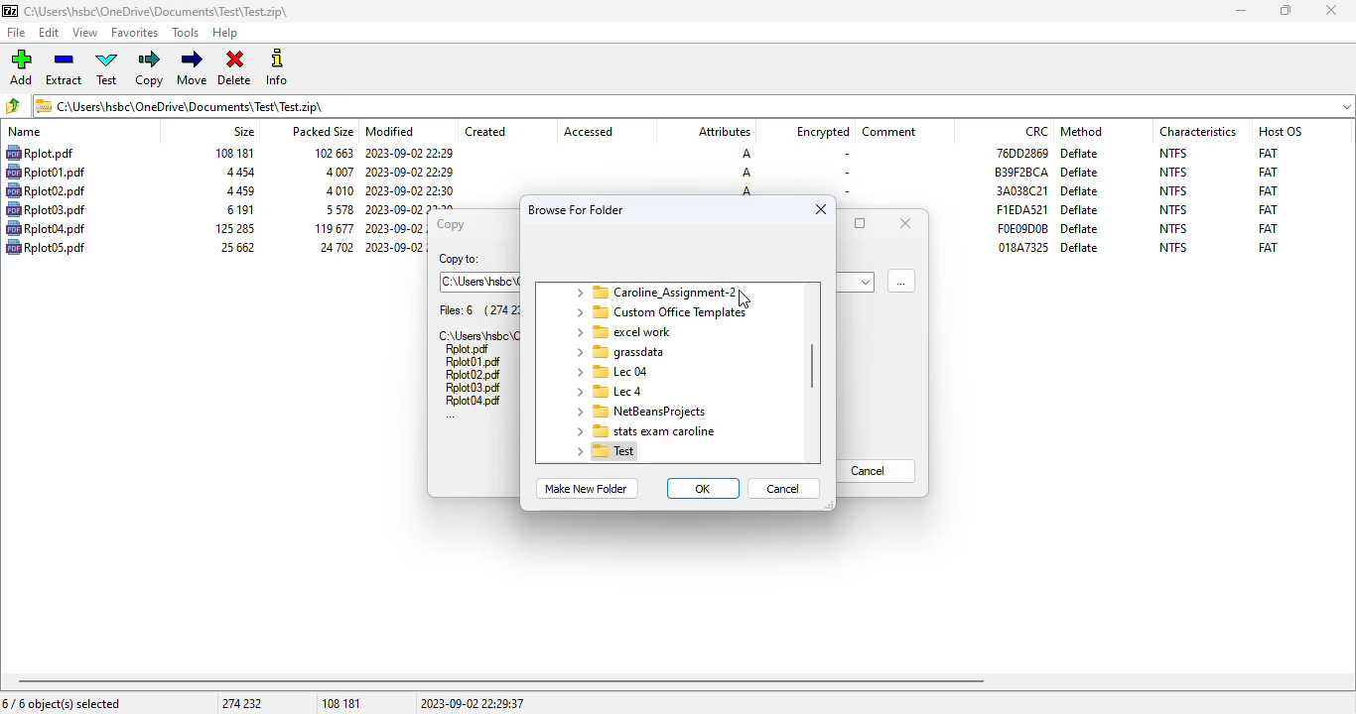 Image resolution: width=1356 pixels, height=714 pixels. I want to click on deflate, so click(1080, 173).